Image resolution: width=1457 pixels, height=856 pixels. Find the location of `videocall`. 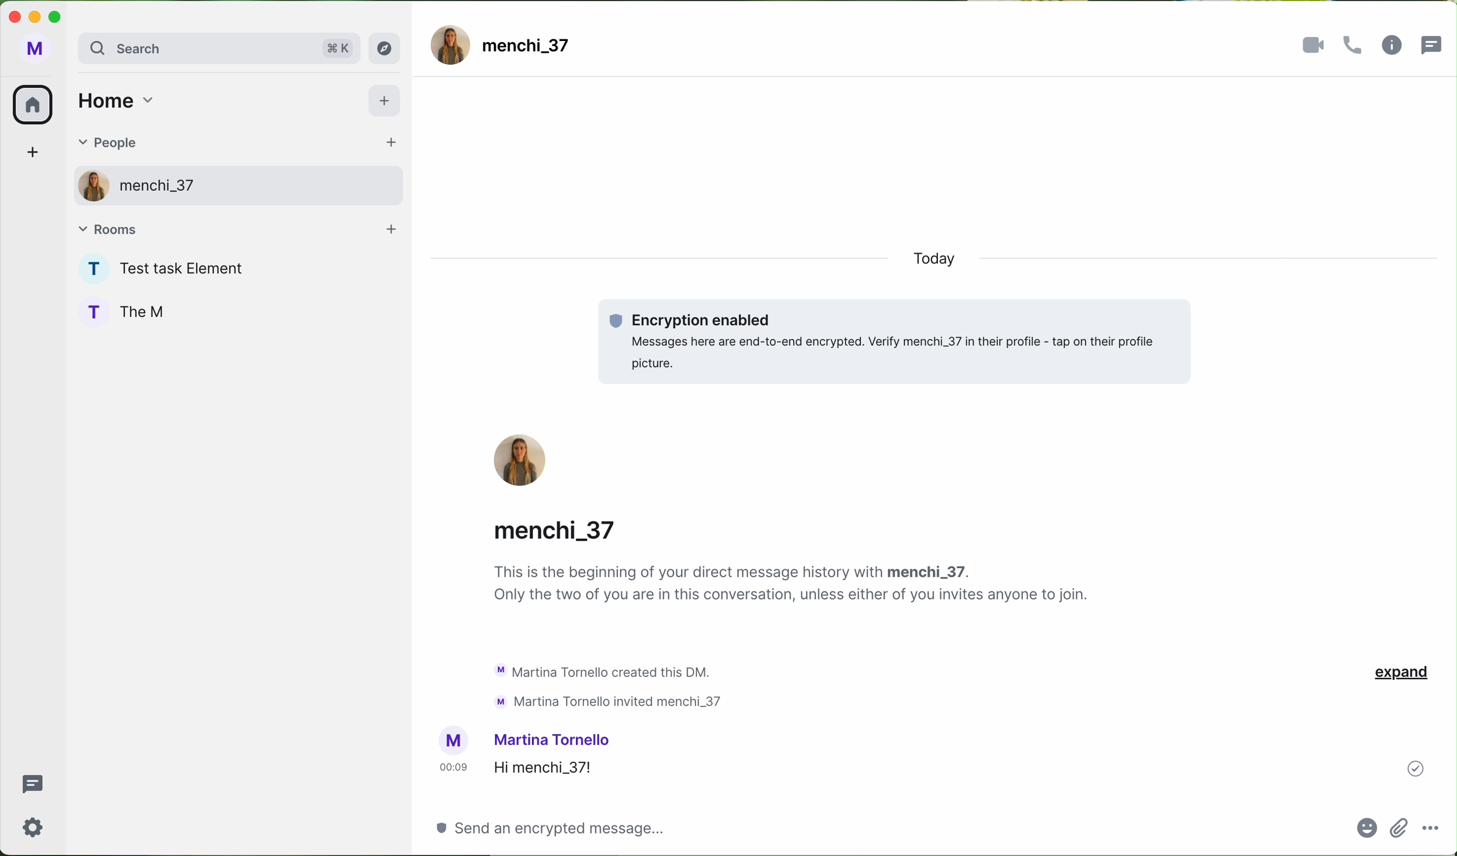

videocall is located at coordinates (1314, 45).